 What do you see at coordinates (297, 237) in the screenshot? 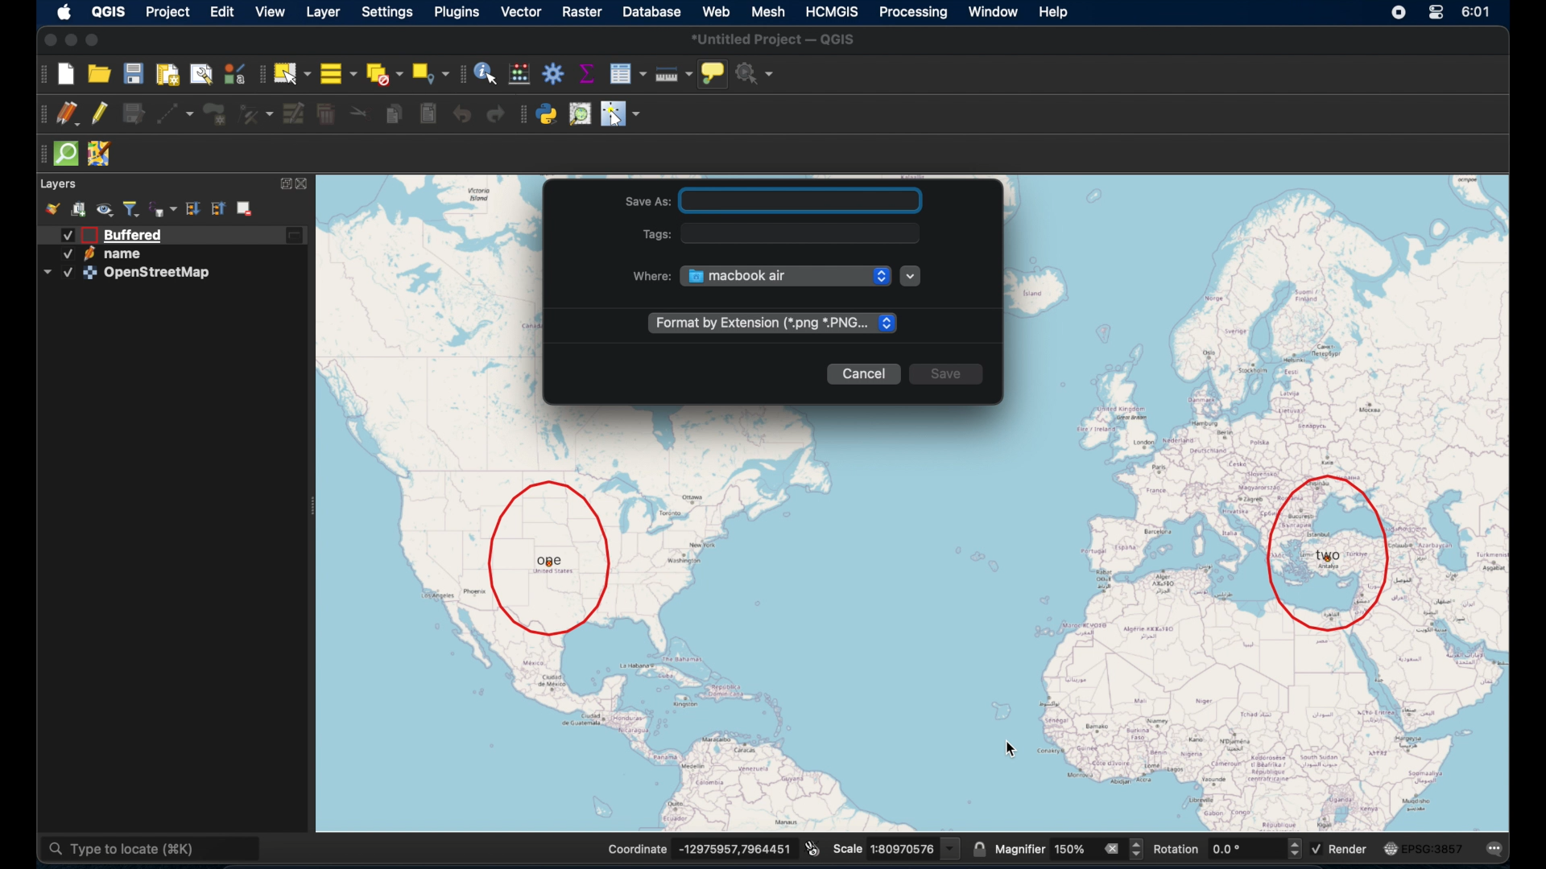
I see `edited layer icon` at bounding box center [297, 237].